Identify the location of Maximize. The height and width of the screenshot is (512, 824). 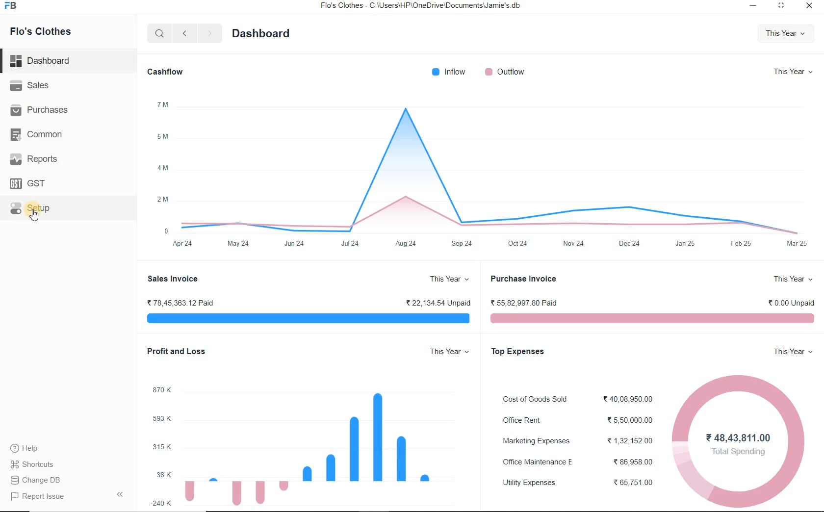
(783, 6).